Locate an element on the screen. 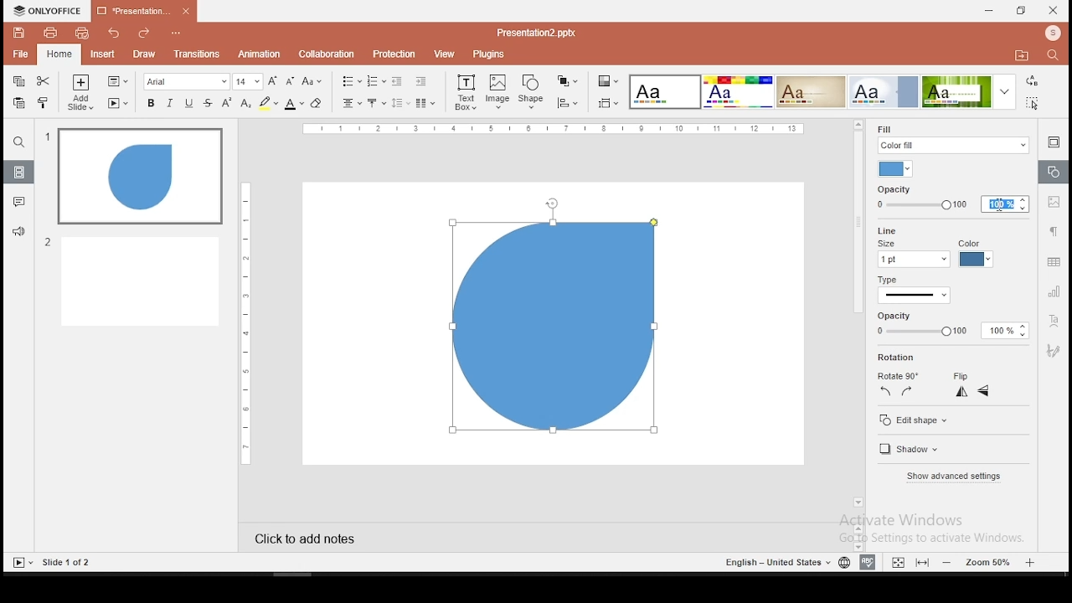 The image size is (1072, 603). line color is located at coordinates (975, 254).